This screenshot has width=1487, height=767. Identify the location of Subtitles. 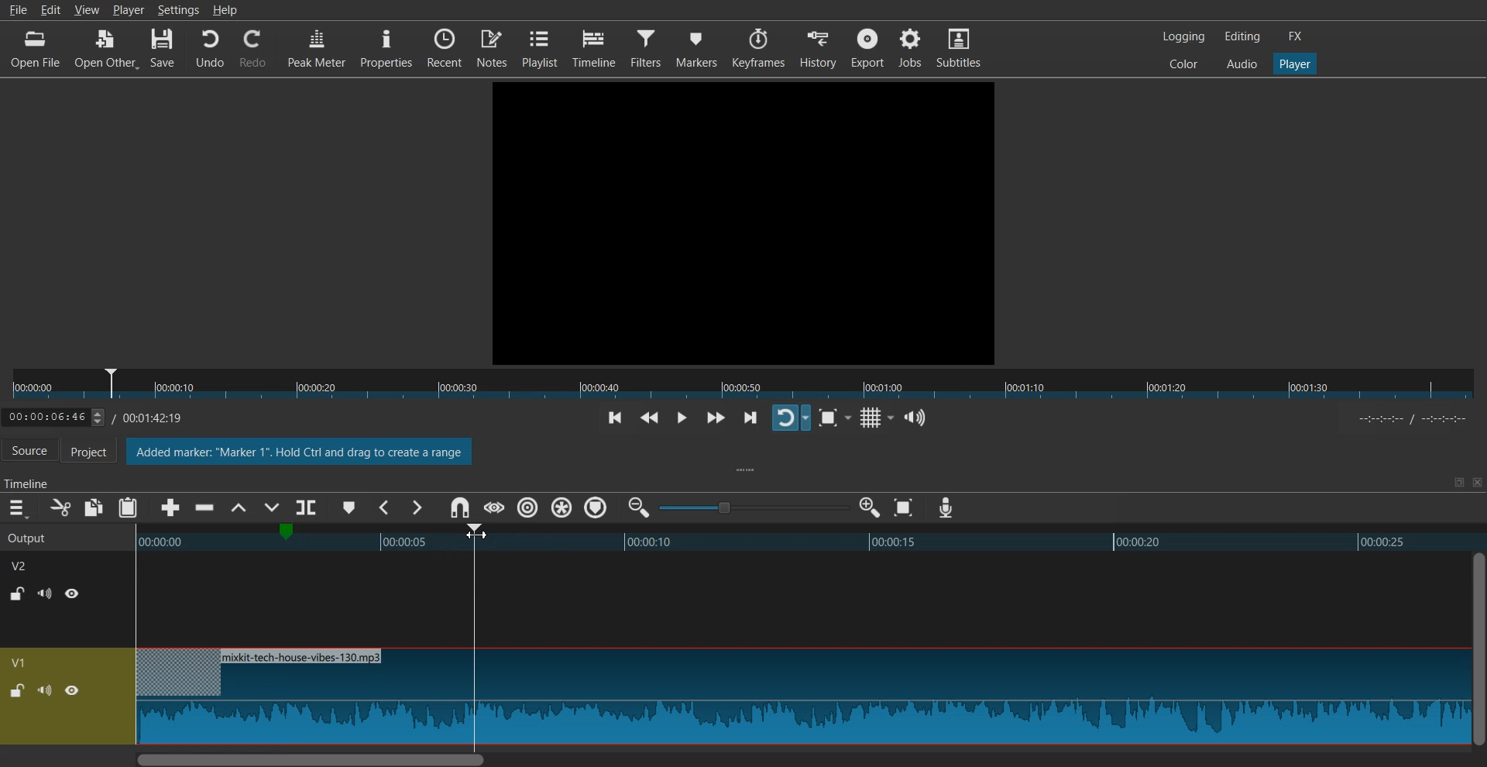
(959, 46).